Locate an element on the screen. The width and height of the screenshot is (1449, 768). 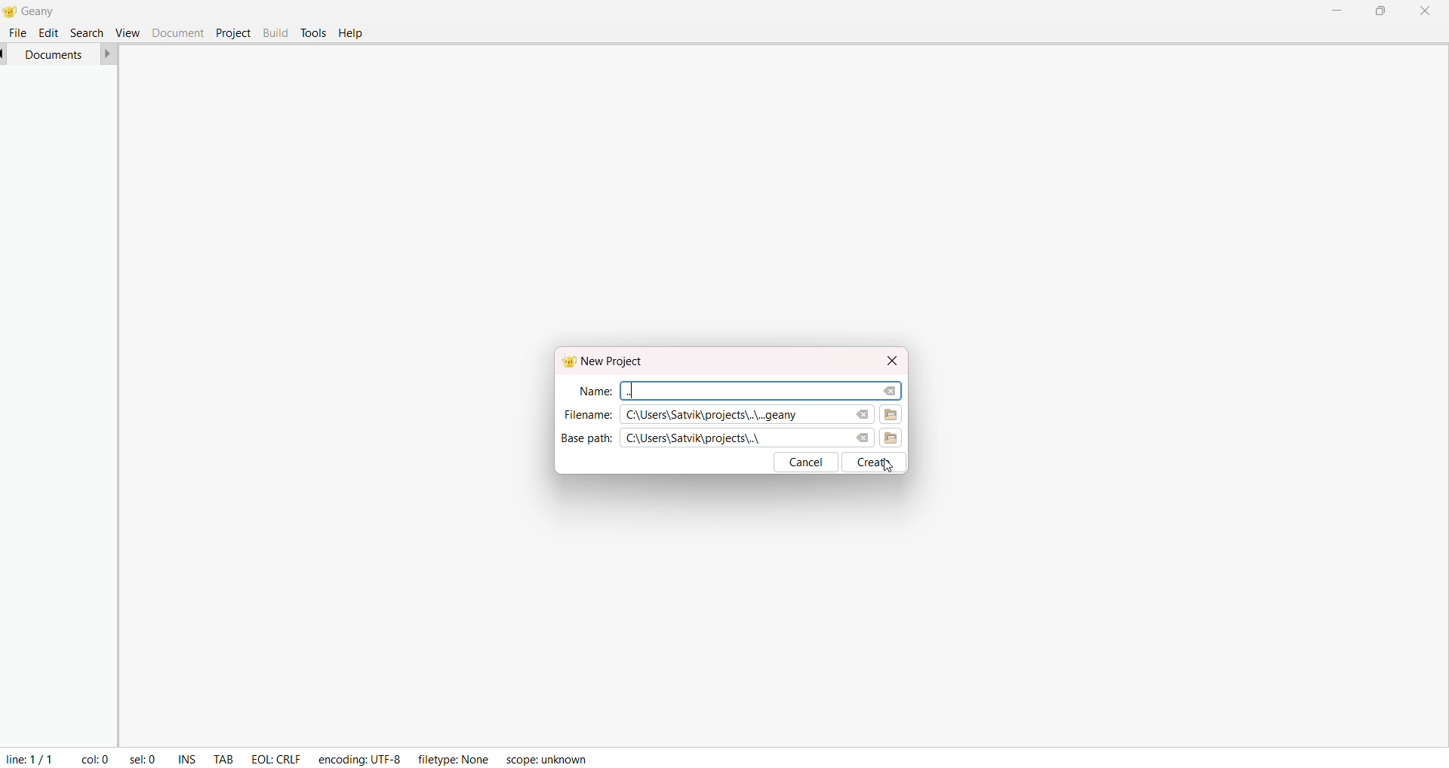
file is located at coordinates (18, 32).